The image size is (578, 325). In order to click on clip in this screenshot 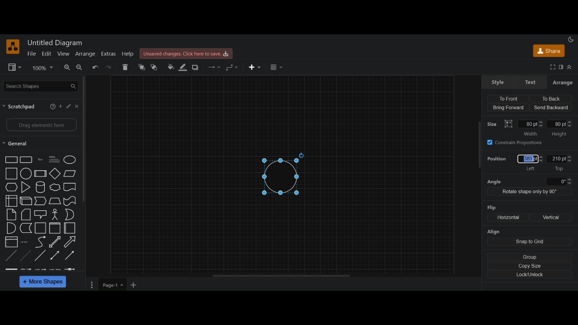, I will do `click(11, 241)`.